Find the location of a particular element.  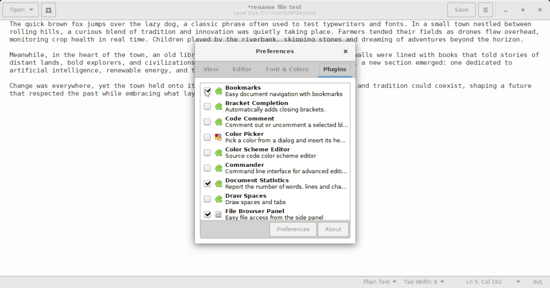

Close Window is located at coordinates (541, 9).